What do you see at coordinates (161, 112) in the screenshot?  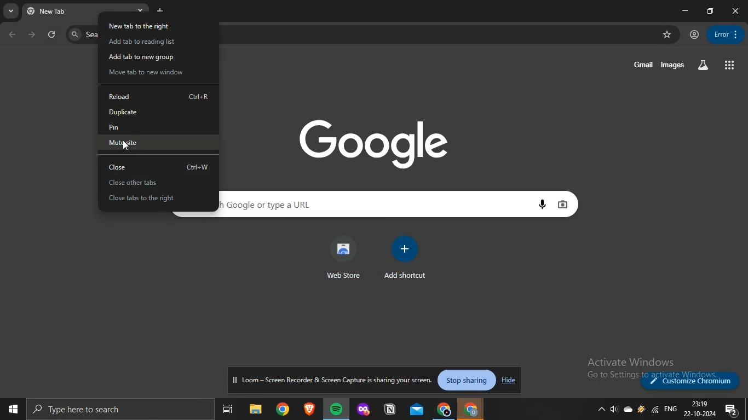 I see `duplicate` at bounding box center [161, 112].